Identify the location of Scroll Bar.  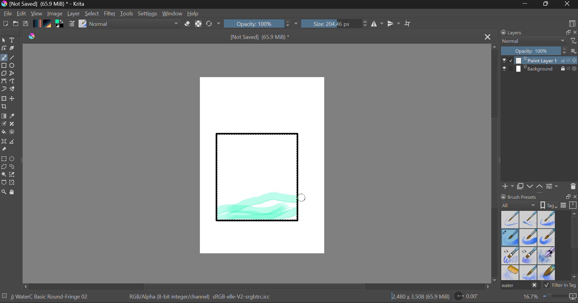
(257, 286).